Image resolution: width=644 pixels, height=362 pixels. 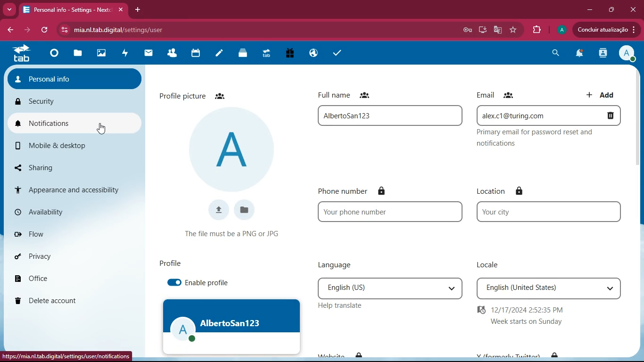 I want to click on refresh, so click(x=45, y=30).